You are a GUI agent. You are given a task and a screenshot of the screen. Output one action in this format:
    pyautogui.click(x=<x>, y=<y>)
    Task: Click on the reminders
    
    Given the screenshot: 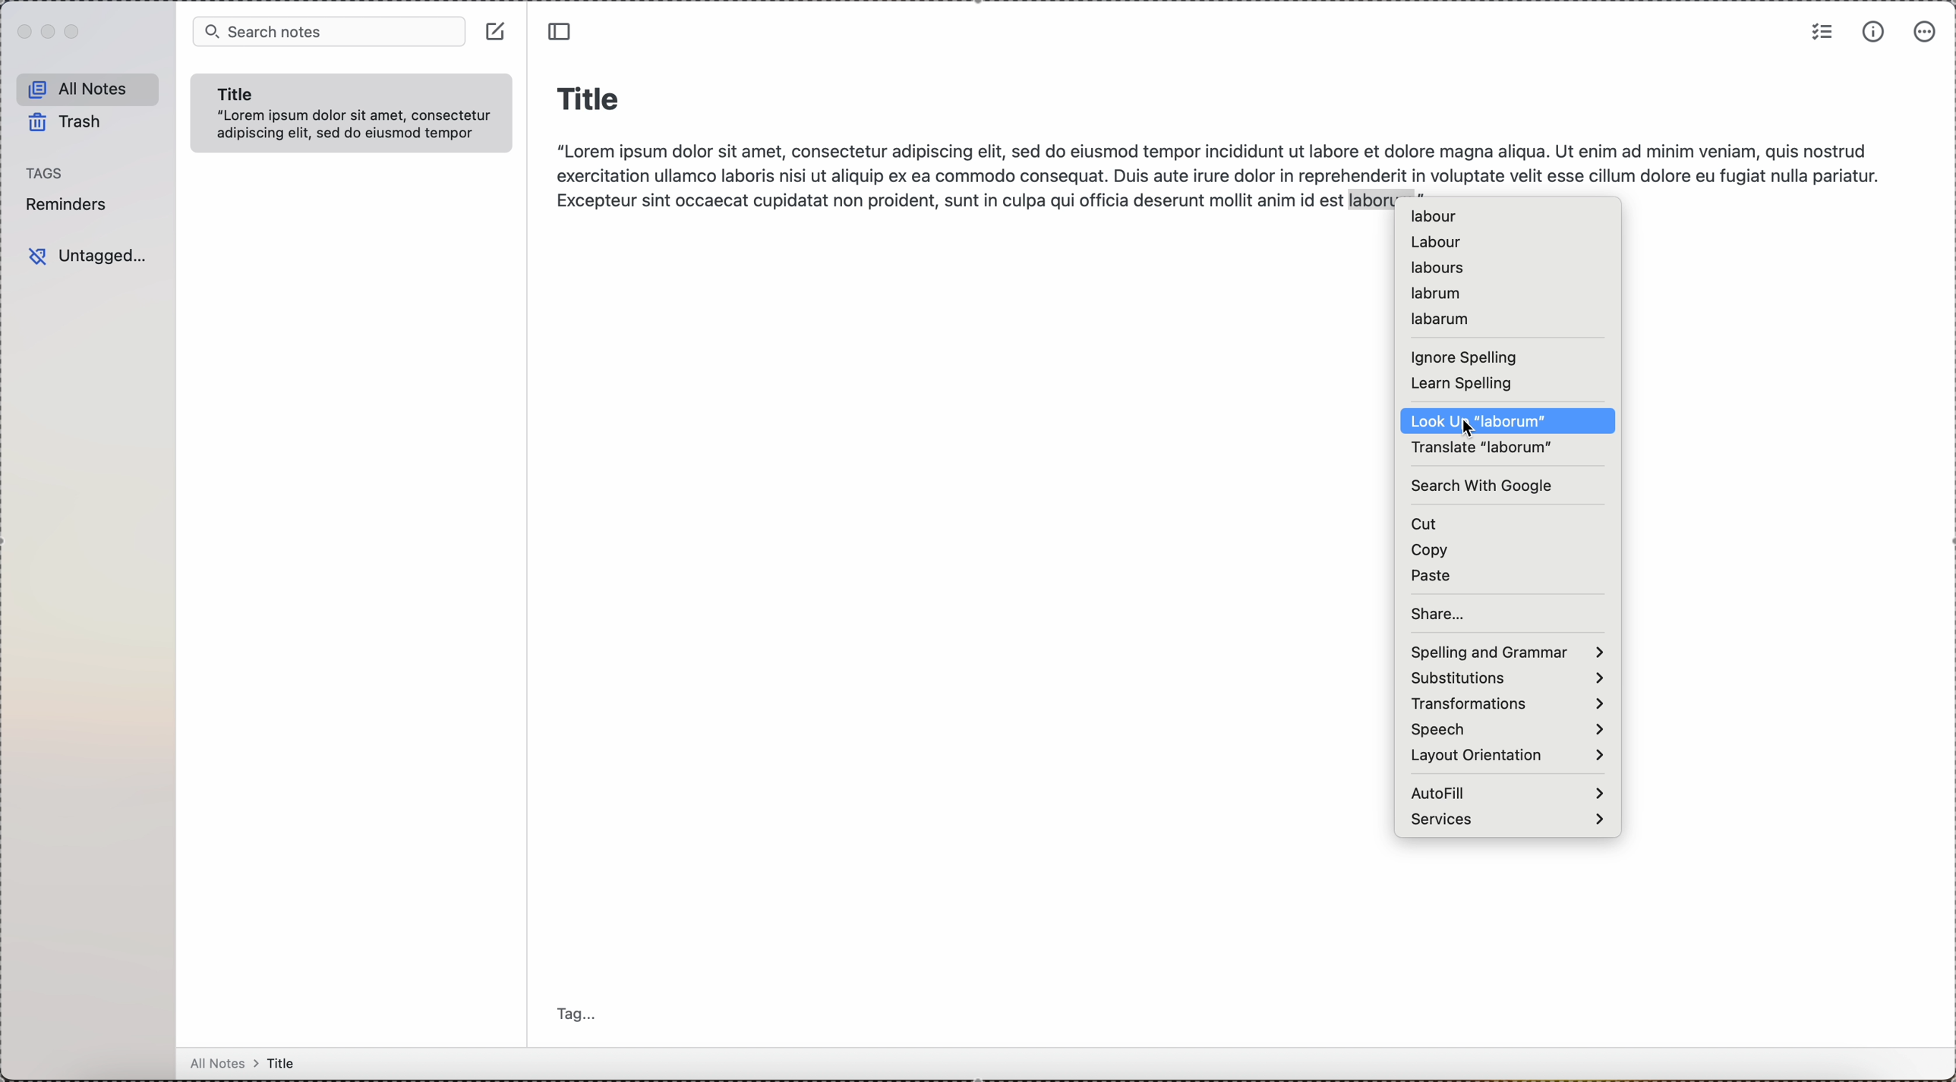 What is the action you would take?
    pyautogui.click(x=71, y=207)
    